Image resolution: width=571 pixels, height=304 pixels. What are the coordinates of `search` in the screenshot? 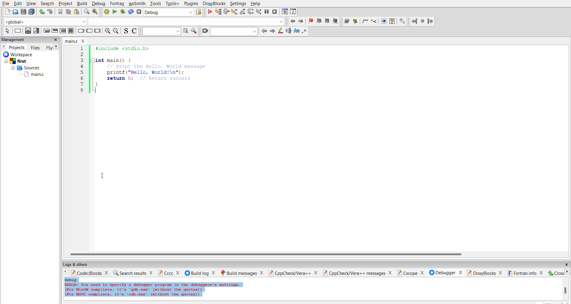 It's located at (47, 4).